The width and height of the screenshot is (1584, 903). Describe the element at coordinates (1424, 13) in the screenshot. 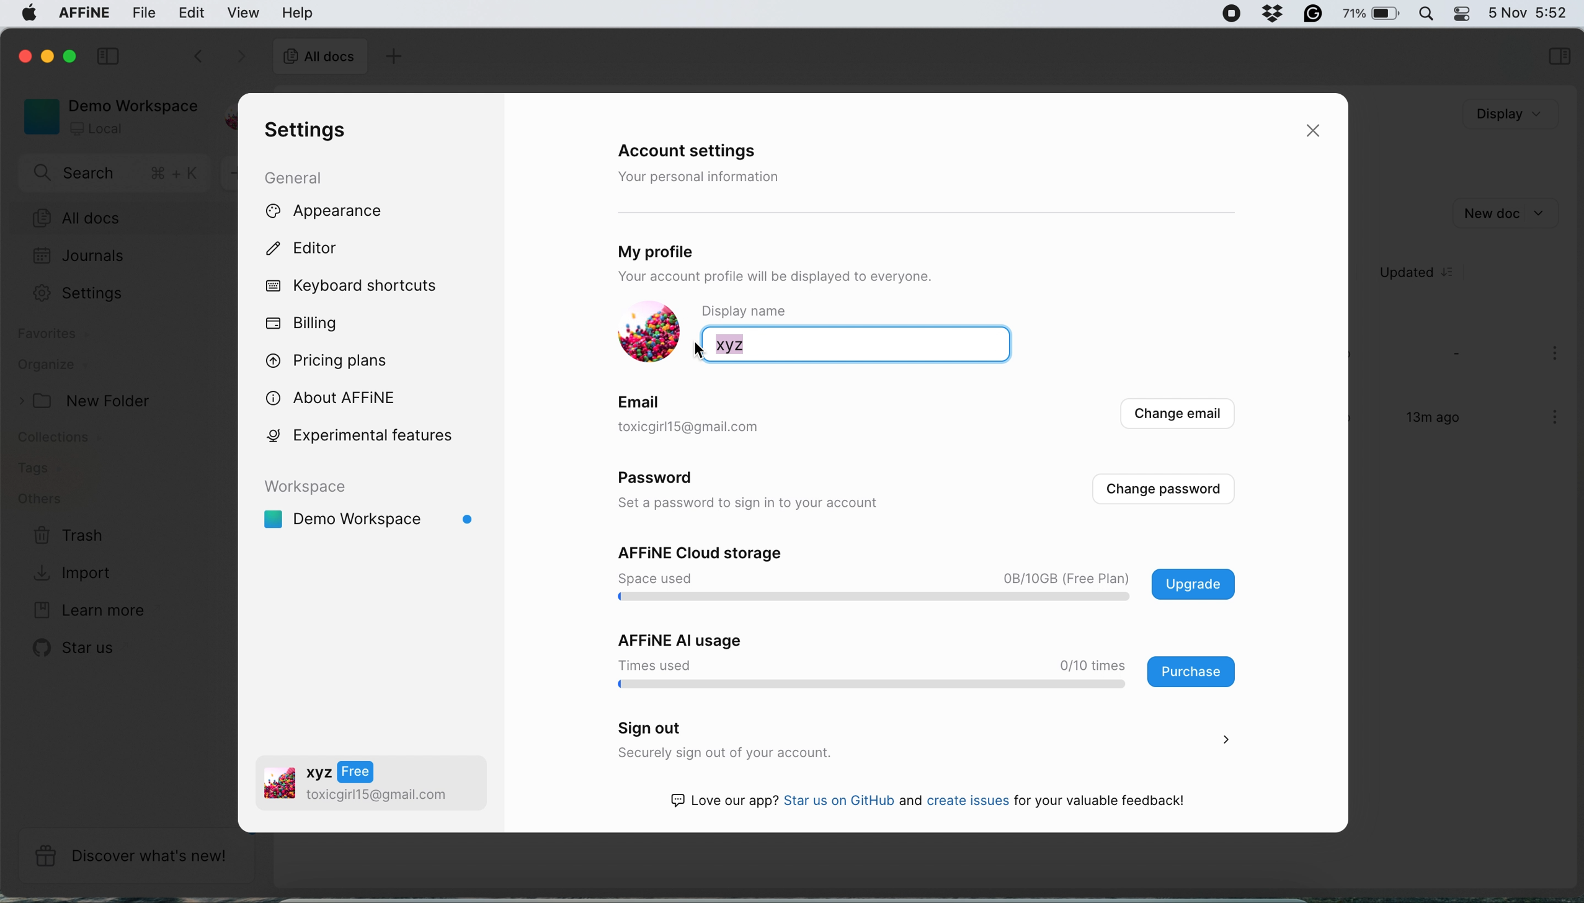

I see `spotlight search` at that location.